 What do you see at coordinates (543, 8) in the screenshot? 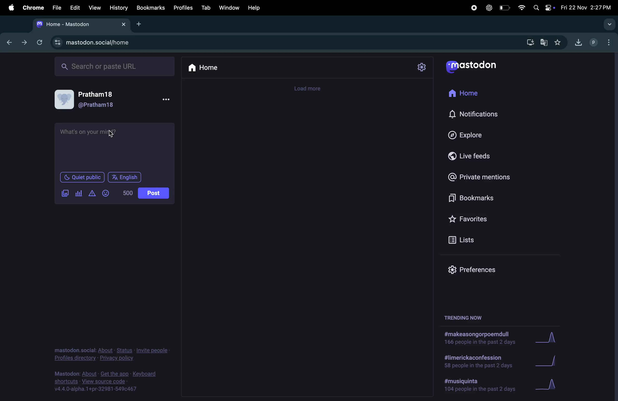
I see `apple widgets` at bounding box center [543, 8].